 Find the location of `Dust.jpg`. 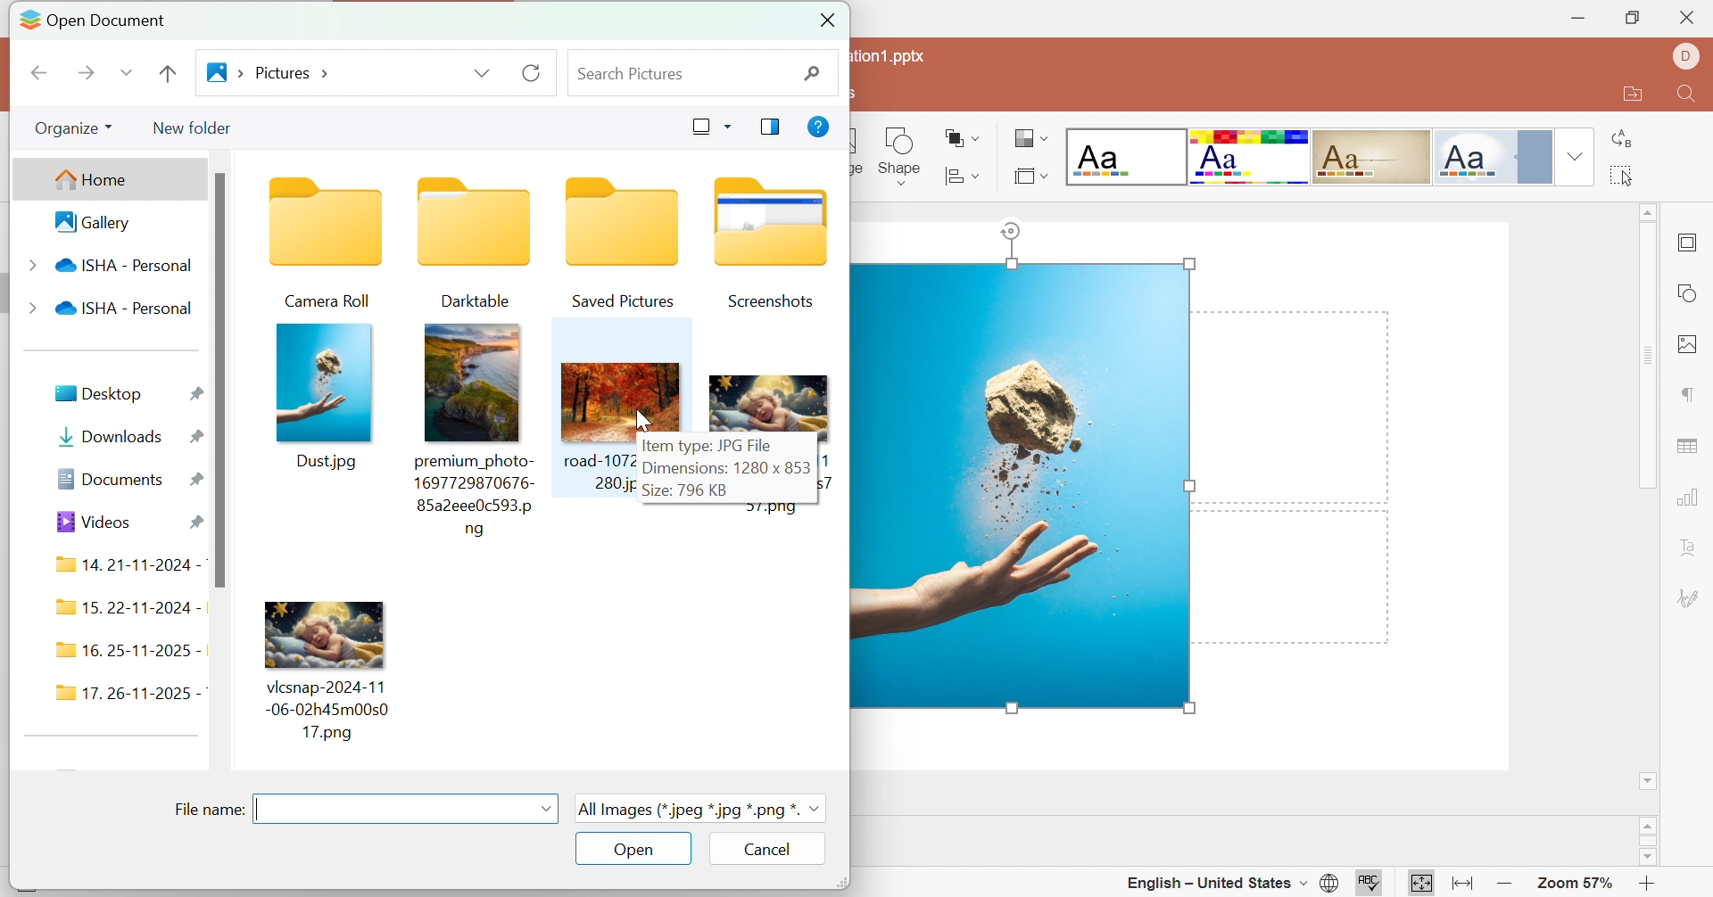

Dust.jpg is located at coordinates (322, 393).